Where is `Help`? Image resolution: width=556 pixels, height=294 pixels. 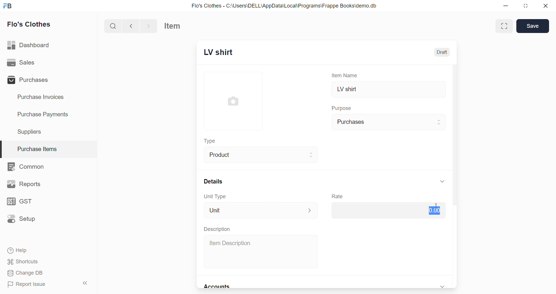
Help is located at coordinates (46, 250).